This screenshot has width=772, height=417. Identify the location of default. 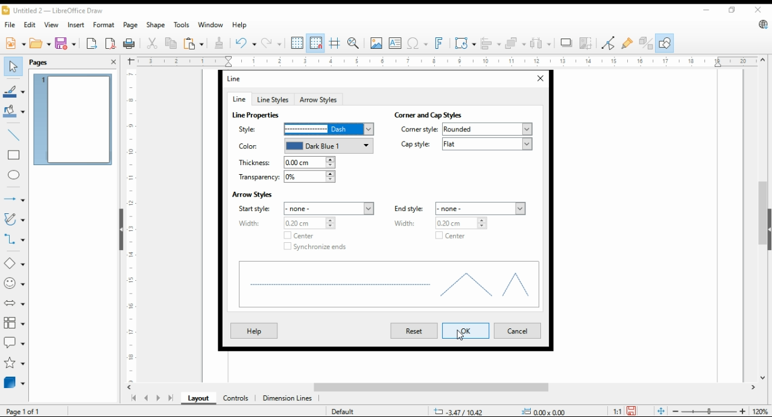
(342, 411).